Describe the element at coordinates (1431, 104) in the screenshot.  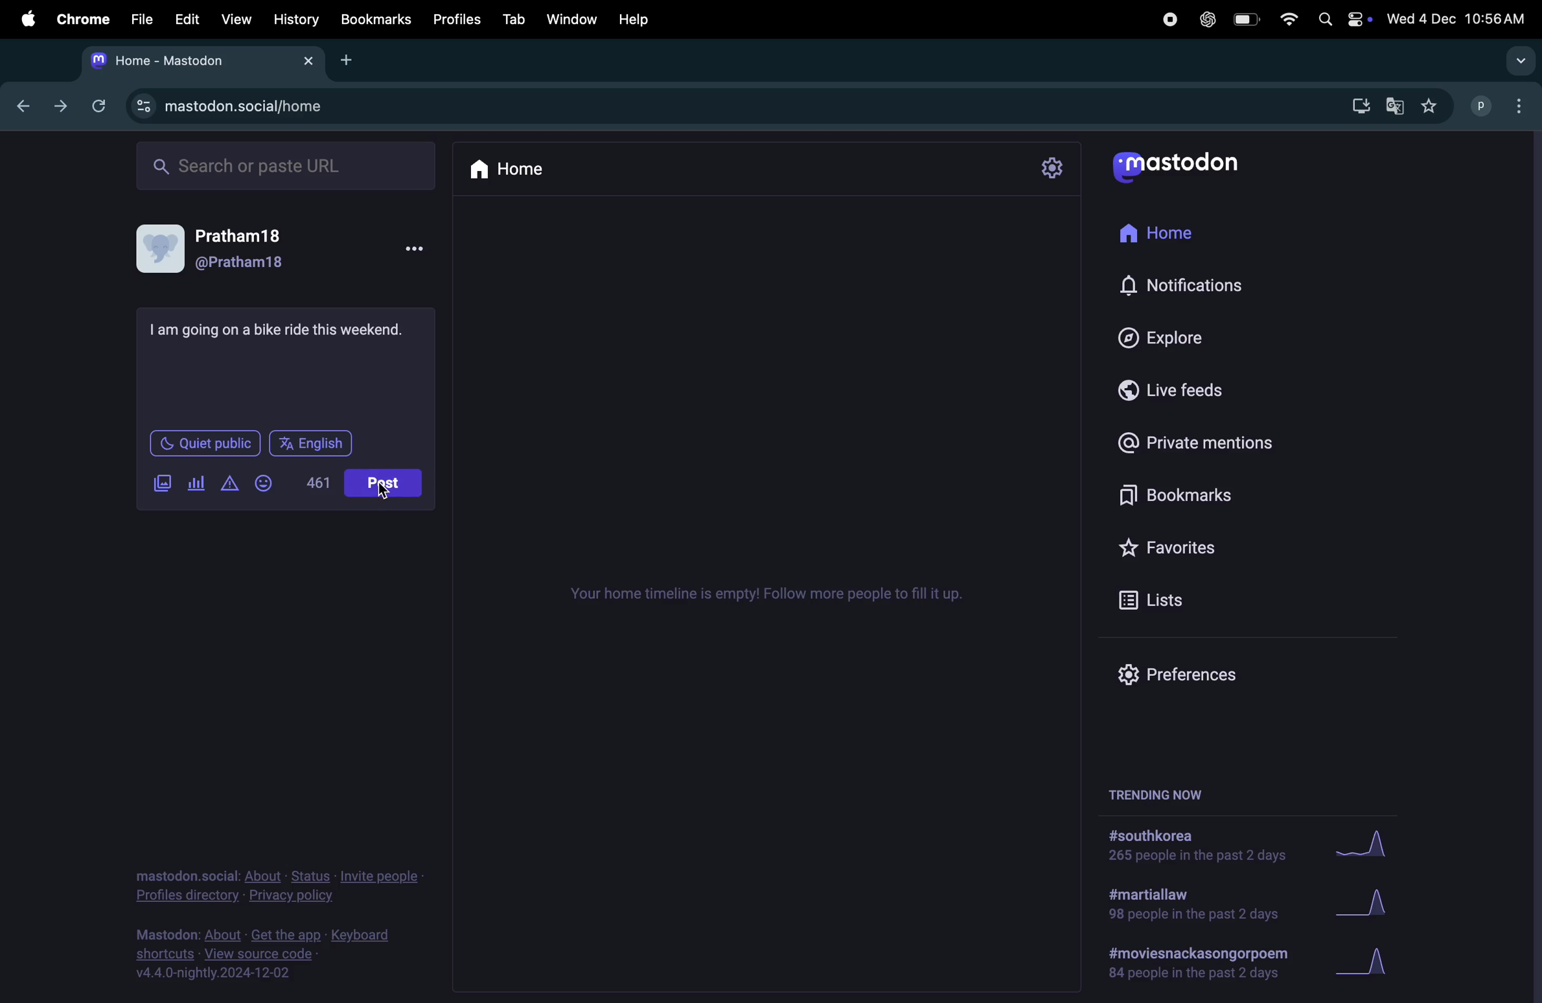
I see `favourites` at that location.